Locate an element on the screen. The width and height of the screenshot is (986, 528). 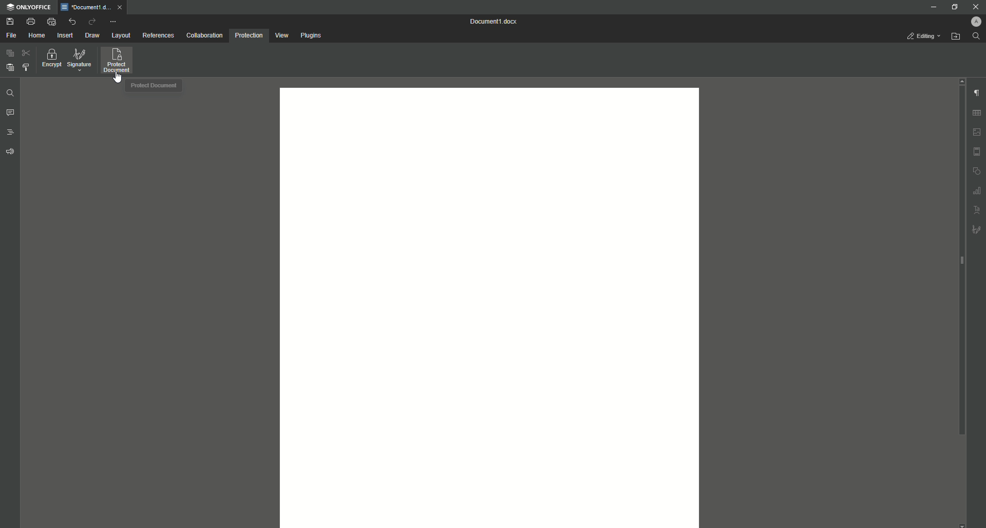
Signature settings is located at coordinates (978, 231).